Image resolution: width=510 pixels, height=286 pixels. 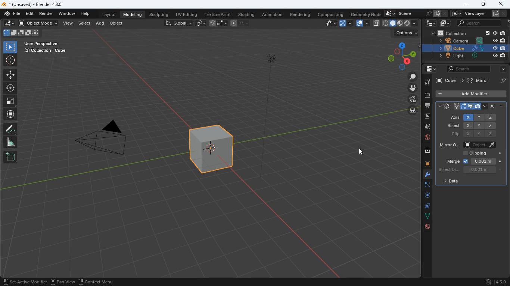 What do you see at coordinates (345, 23) in the screenshot?
I see `arc` at bounding box center [345, 23].